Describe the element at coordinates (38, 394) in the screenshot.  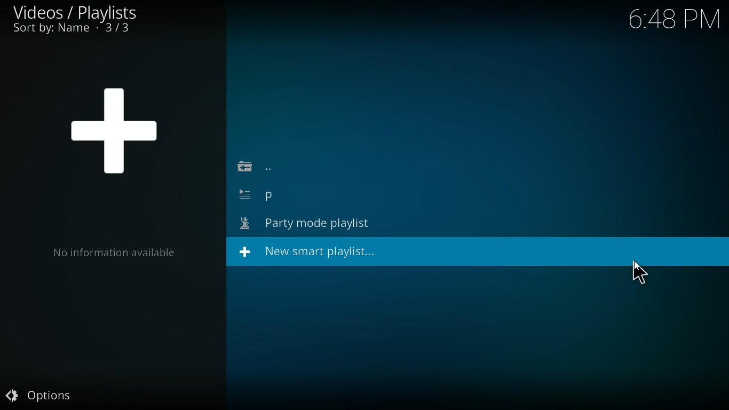
I see `options` at that location.